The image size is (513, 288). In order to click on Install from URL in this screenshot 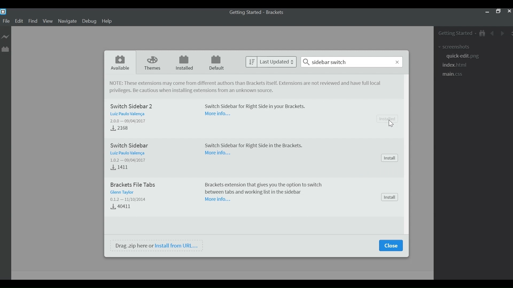, I will do `click(177, 246)`.